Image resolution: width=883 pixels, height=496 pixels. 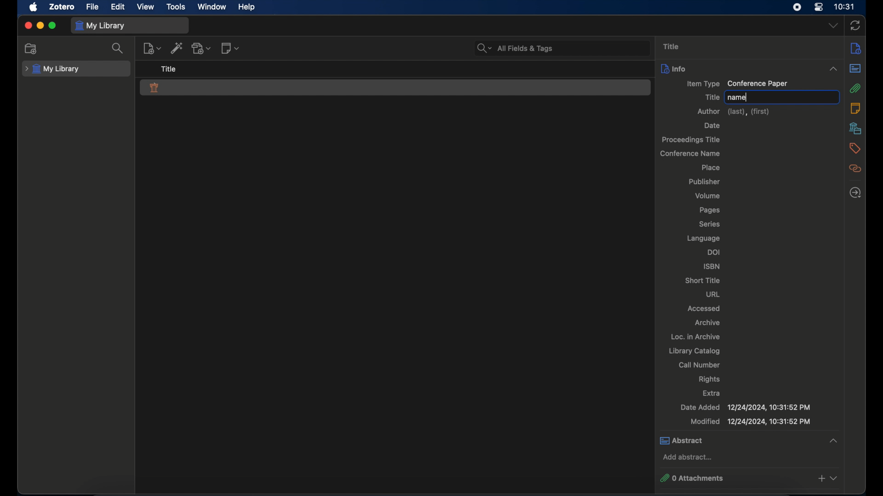 What do you see at coordinates (856, 128) in the screenshot?
I see `libraries` at bounding box center [856, 128].